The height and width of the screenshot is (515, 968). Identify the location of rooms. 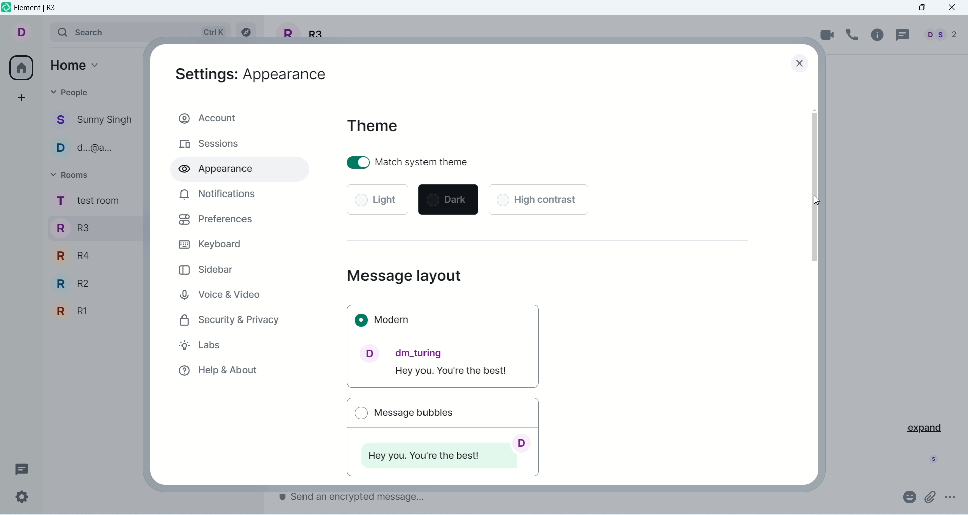
(87, 202).